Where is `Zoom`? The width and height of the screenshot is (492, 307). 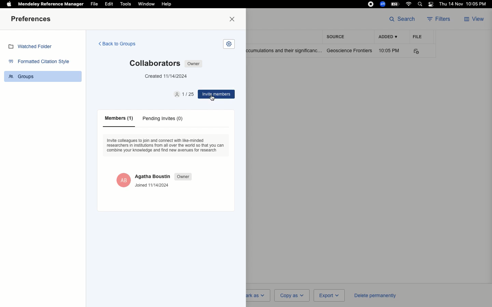
Zoom is located at coordinates (383, 4).